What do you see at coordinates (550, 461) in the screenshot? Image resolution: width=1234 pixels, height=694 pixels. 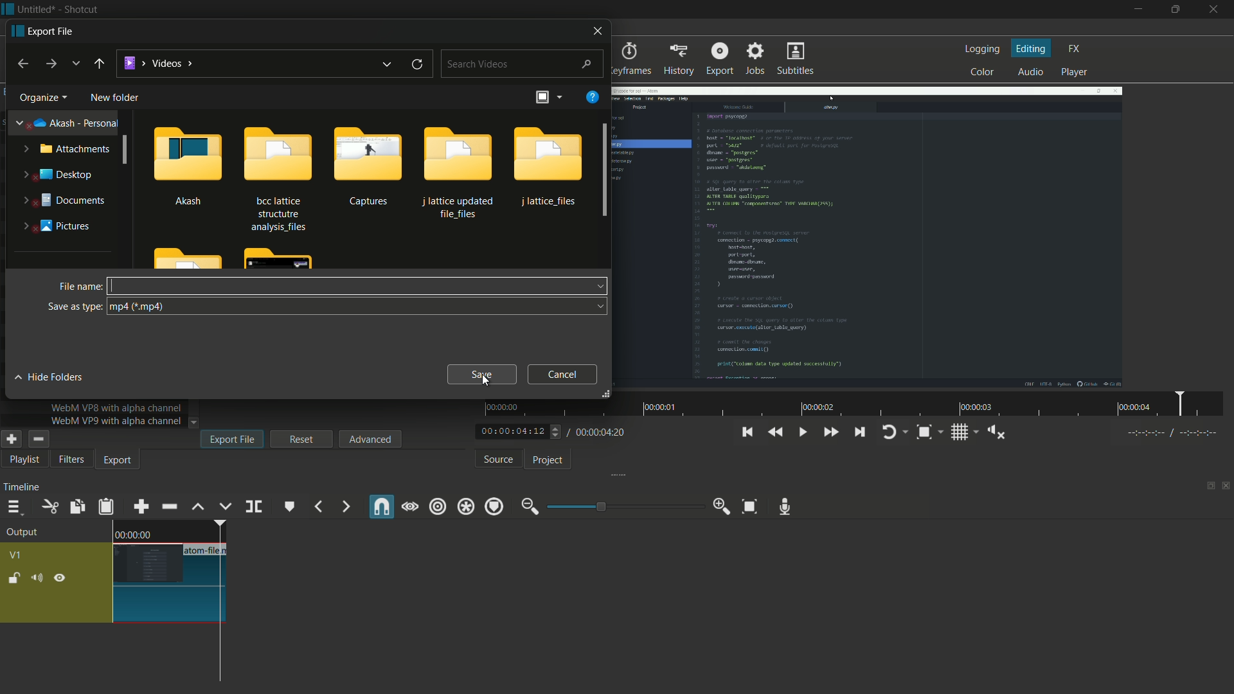 I see `project` at bounding box center [550, 461].